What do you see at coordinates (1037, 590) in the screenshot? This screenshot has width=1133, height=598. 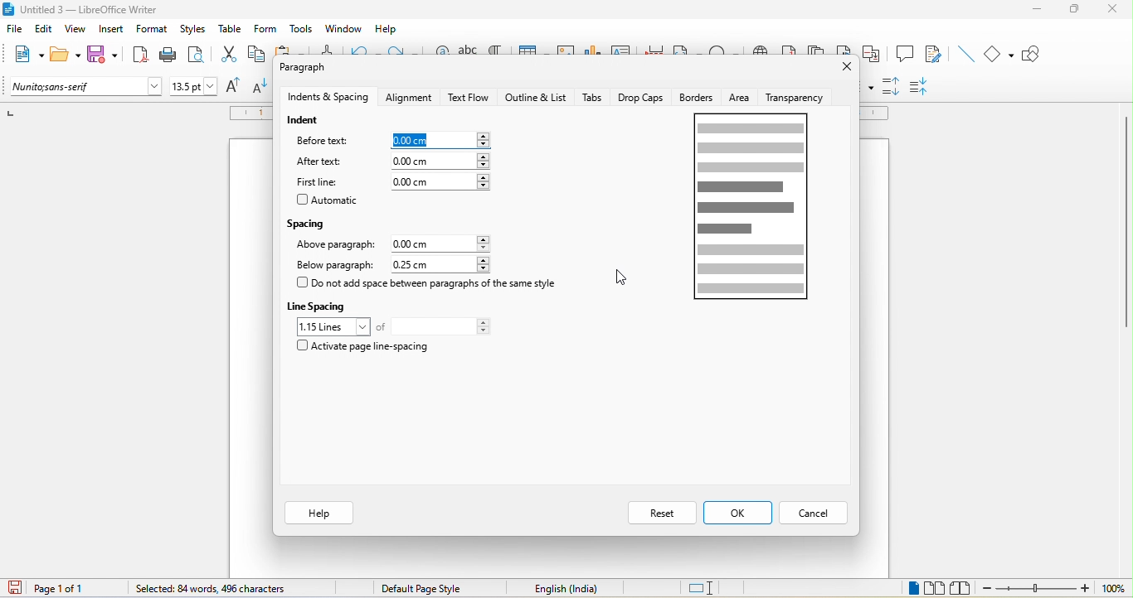 I see `zoom` at bounding box center [1037, 590].